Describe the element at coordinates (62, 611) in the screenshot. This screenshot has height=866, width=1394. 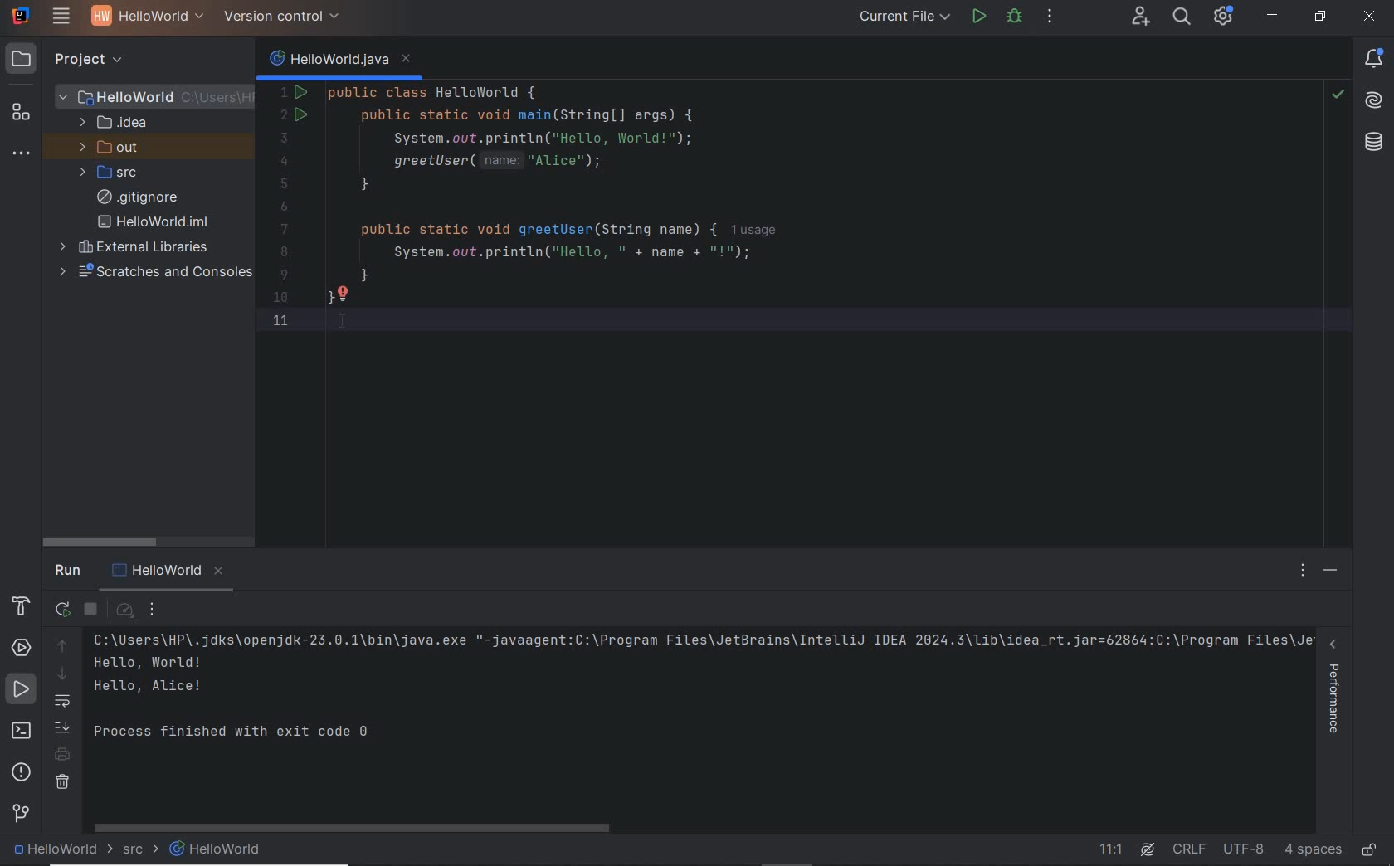
I see `rerun` at that location.